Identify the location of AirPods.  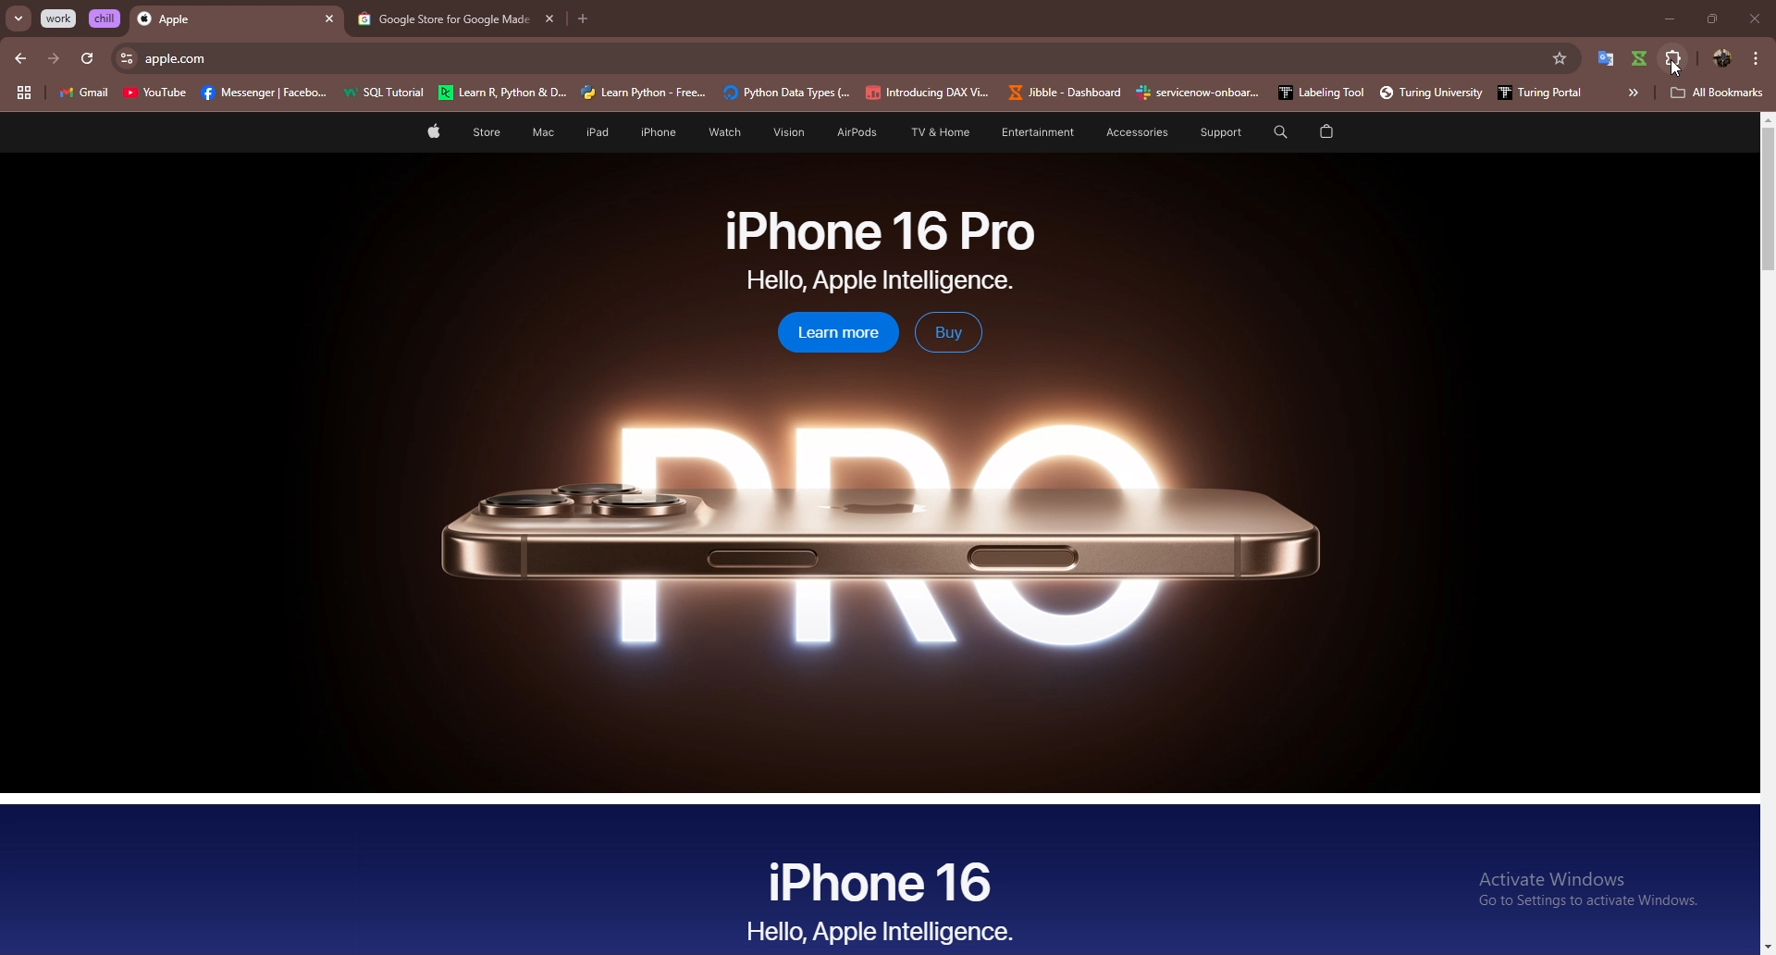
(850, 134).